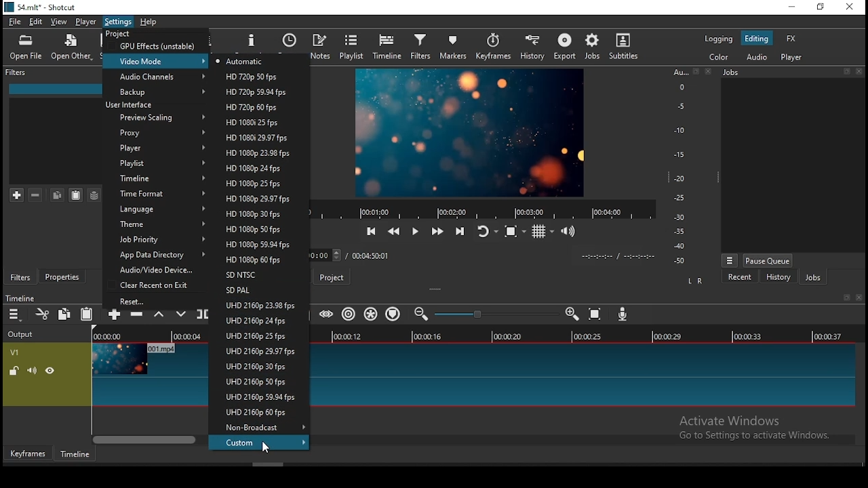 This screenshot has width=868, height=488. Describe the element at coordinates (679, 199) in the screenshot. I see `-25` at that location.